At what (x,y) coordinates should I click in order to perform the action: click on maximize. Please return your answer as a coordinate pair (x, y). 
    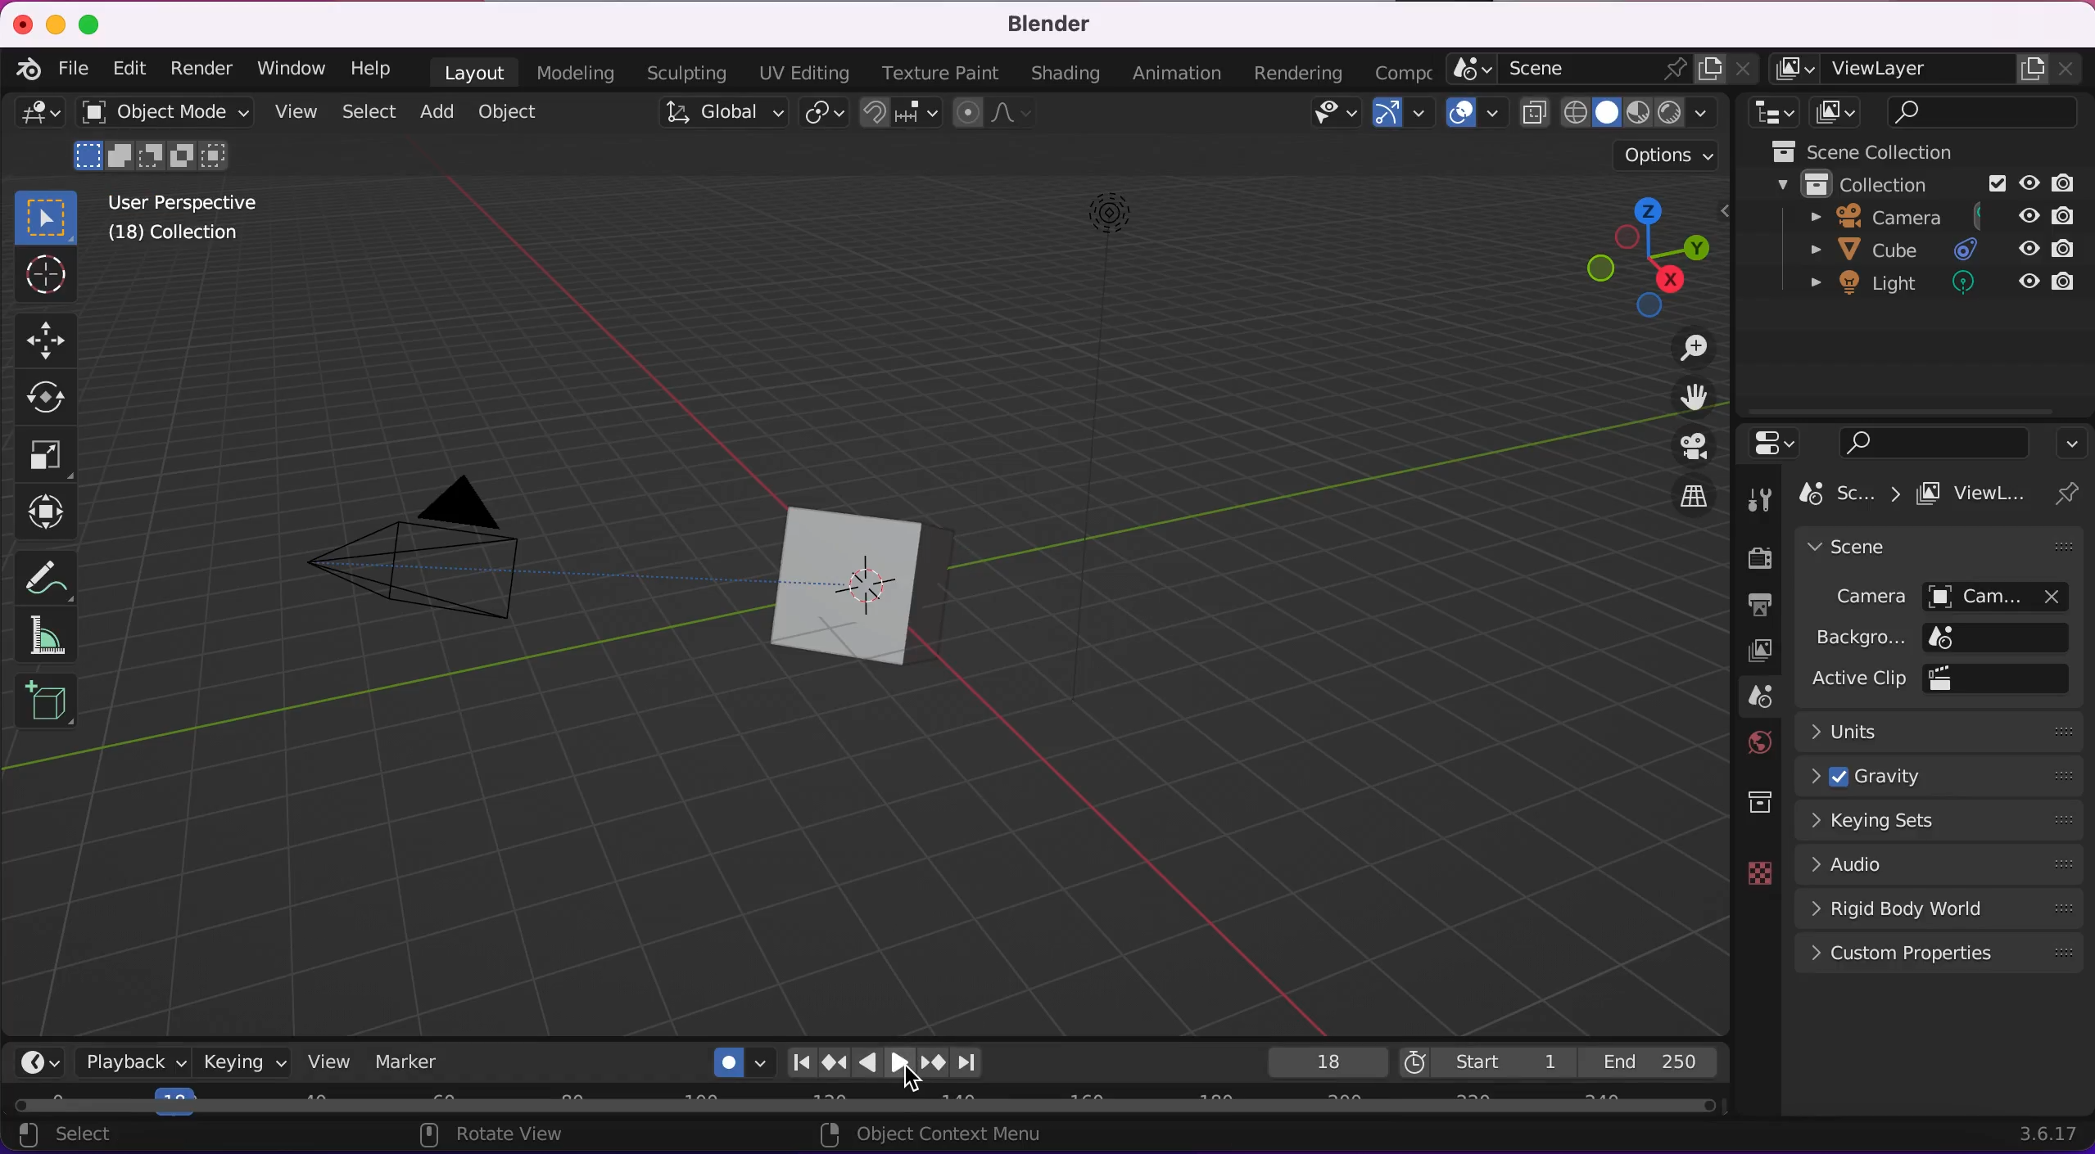
    Looking at the image, I should click on (94, 24).